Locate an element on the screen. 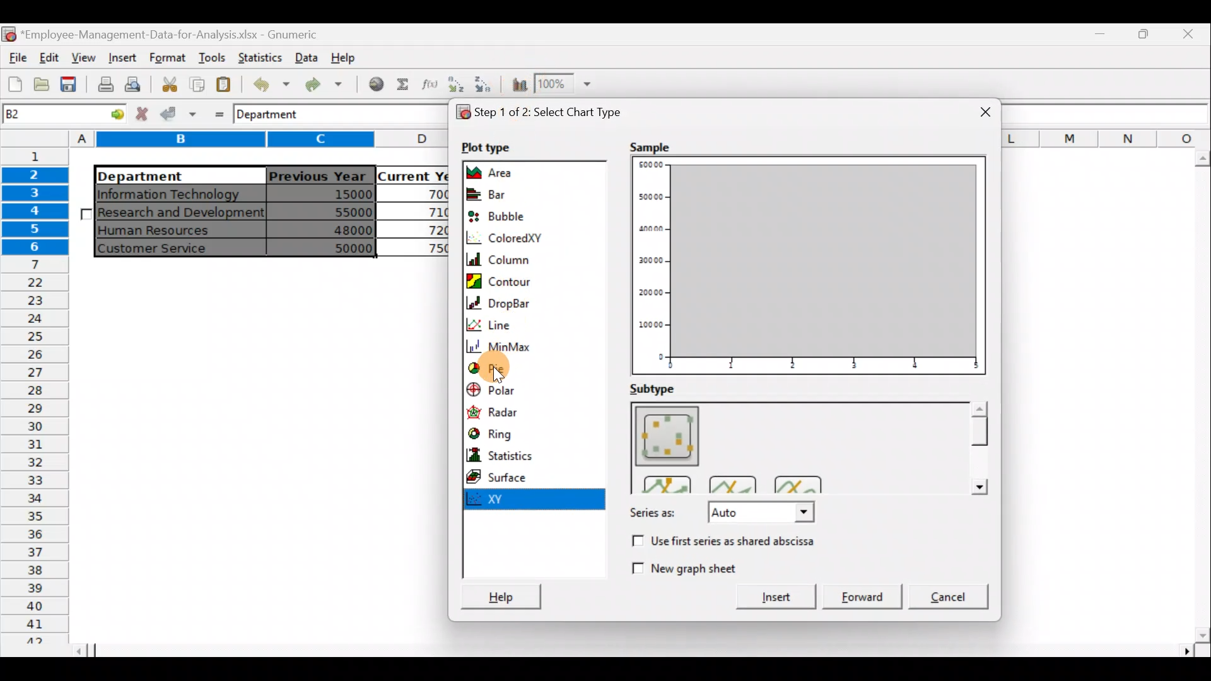 The height and width of the screenshot is (681, 1211). Plot type is located at coordinates (489, 147).